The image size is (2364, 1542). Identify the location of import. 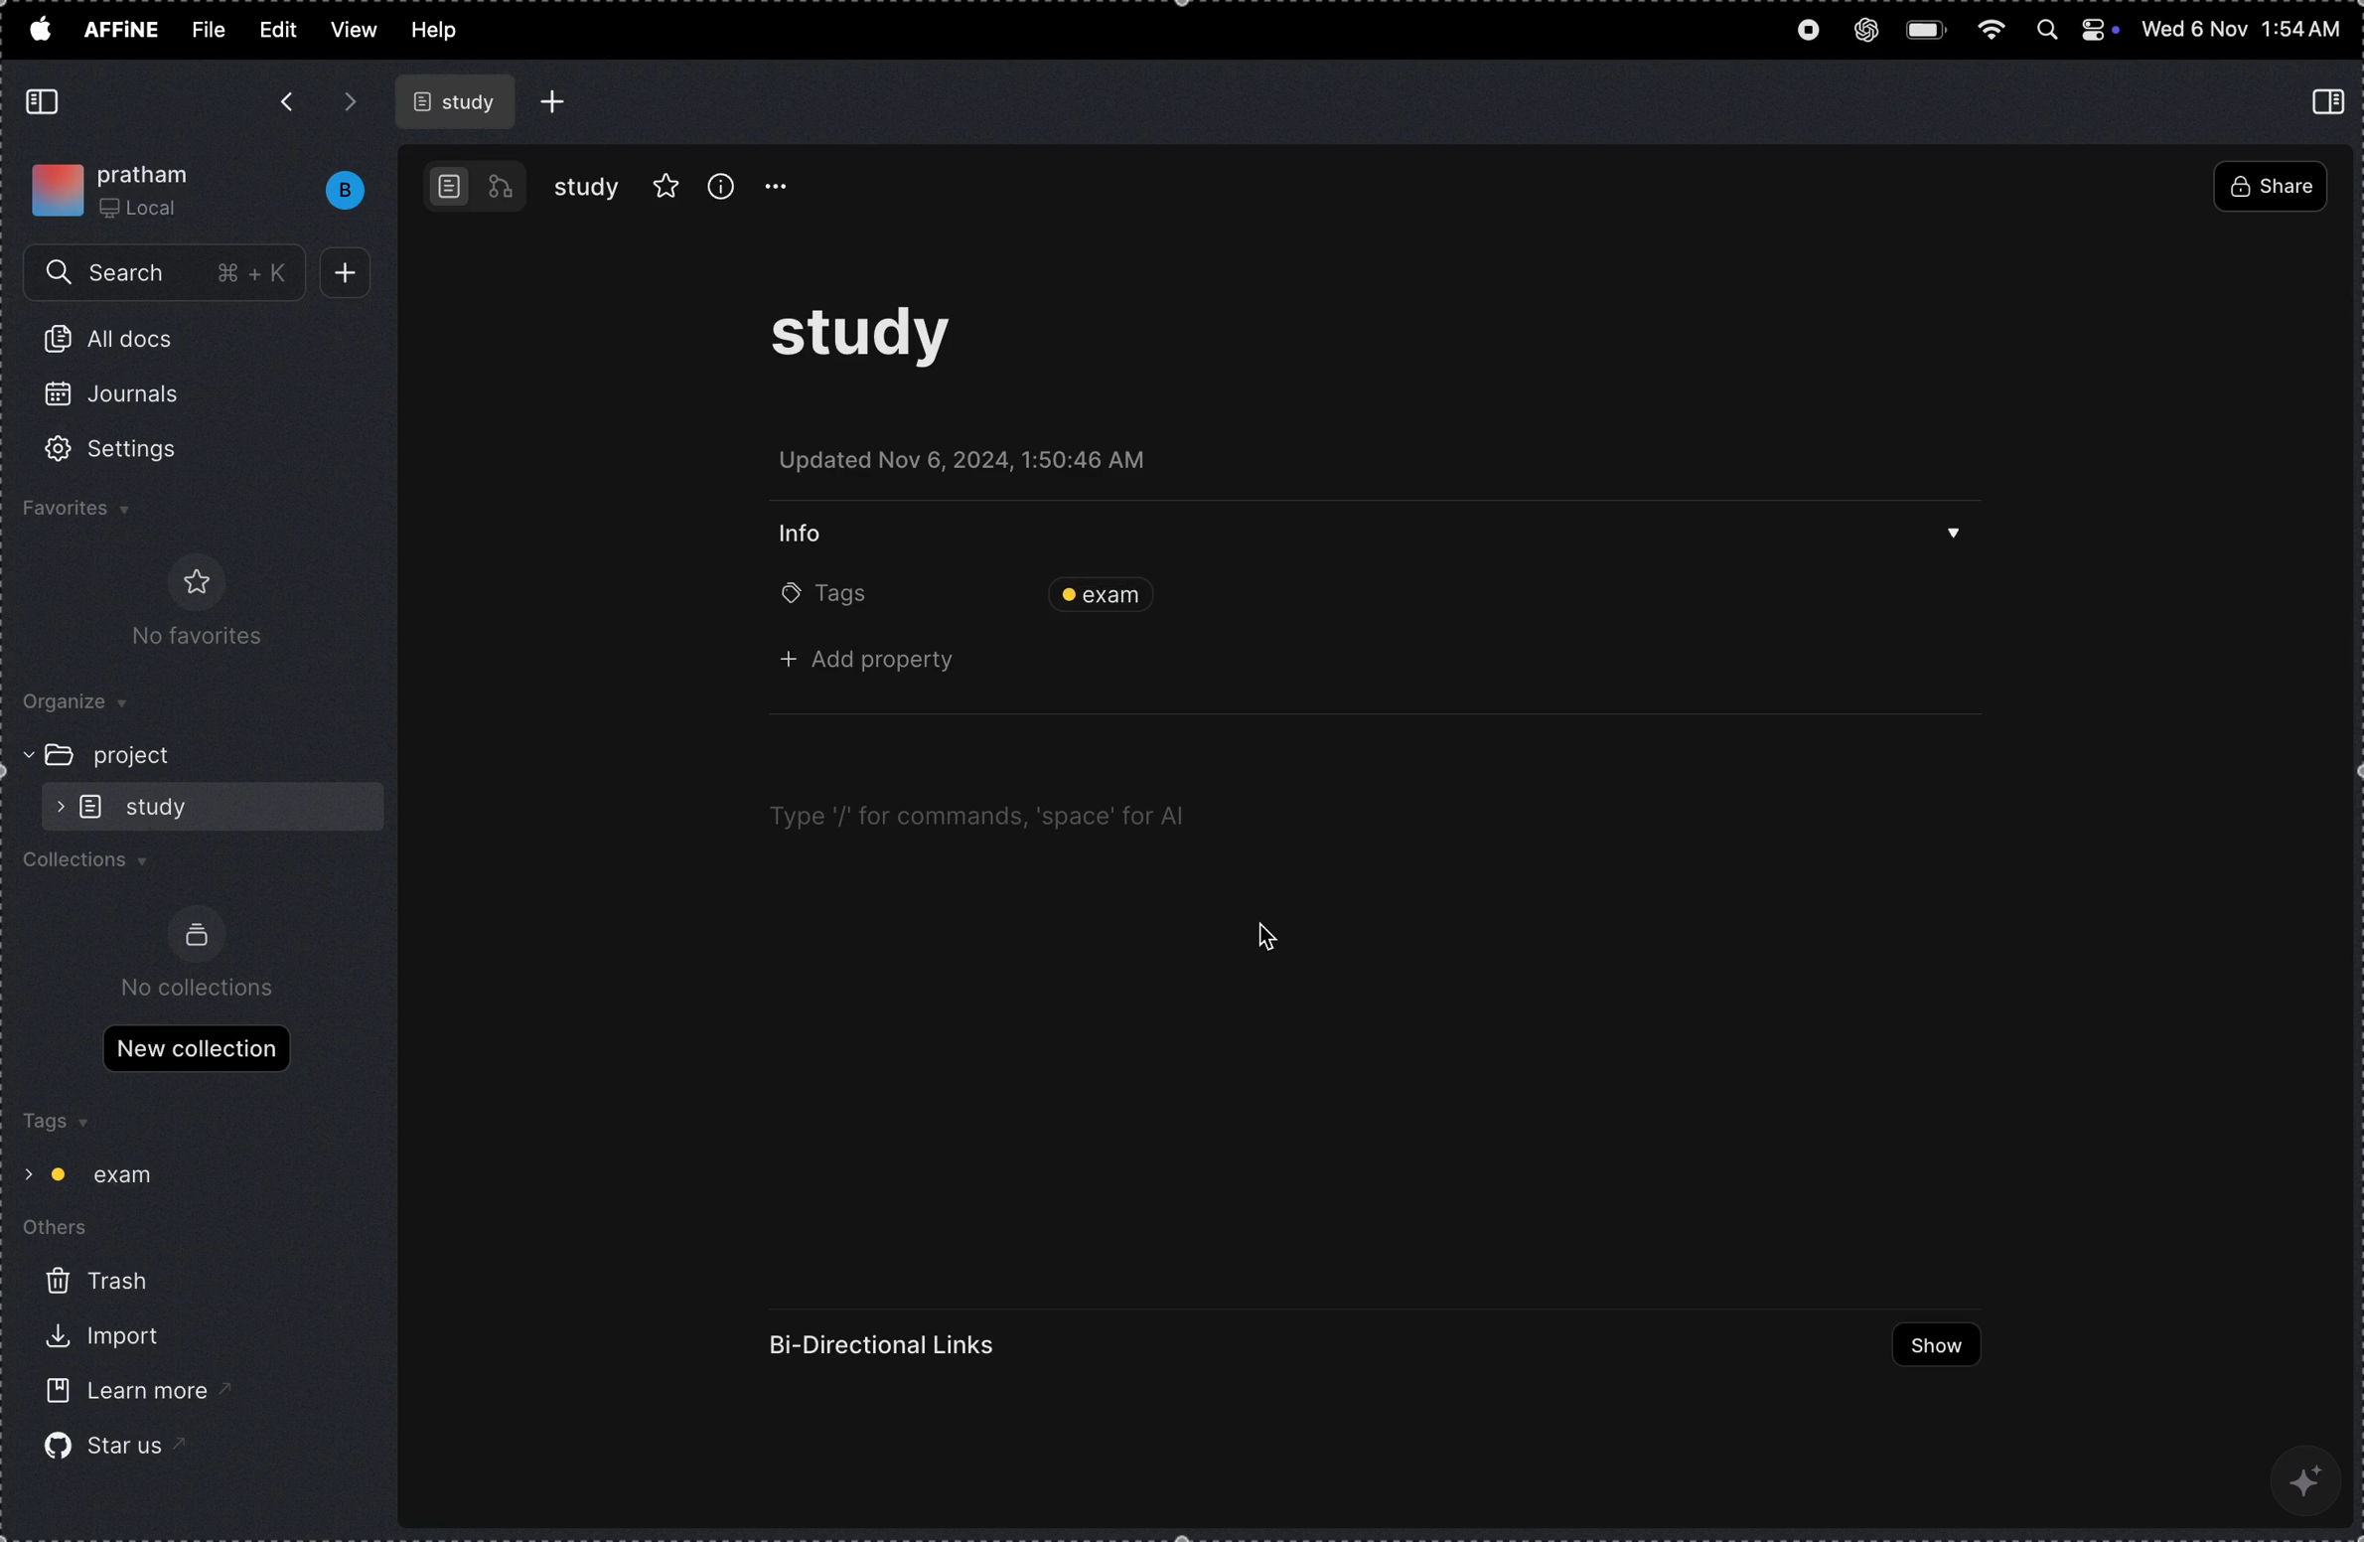
(98, 1340).